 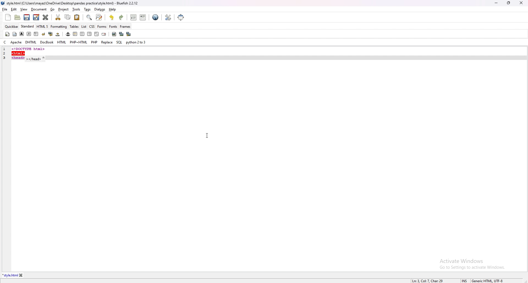 I want to click on quickstart, so click(x=7, y=34).